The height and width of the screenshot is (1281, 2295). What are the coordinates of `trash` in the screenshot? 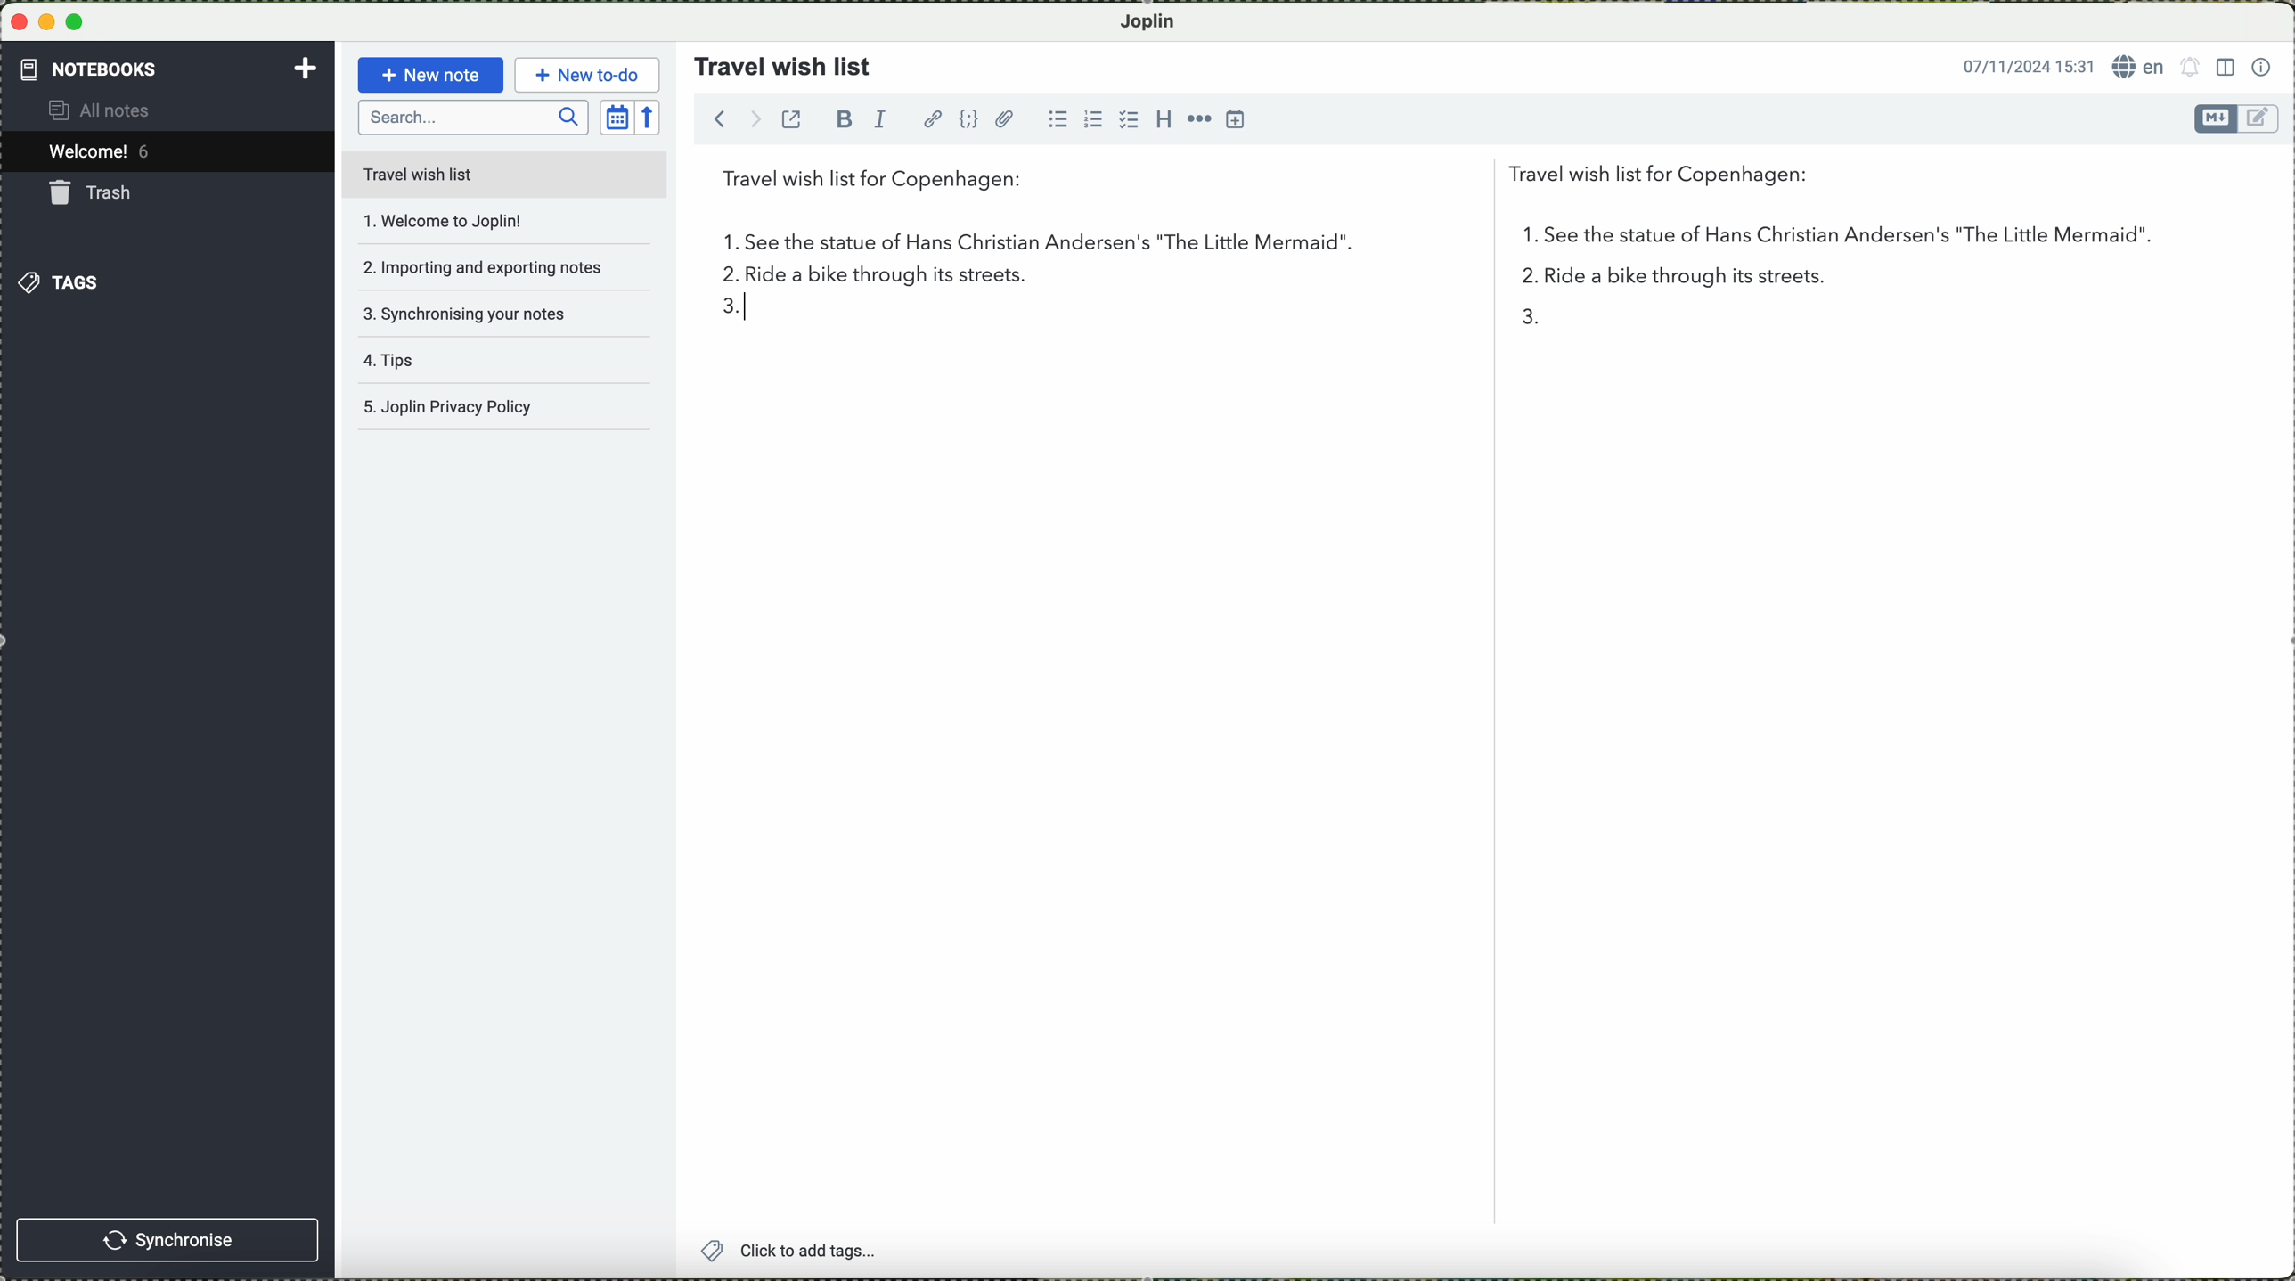 It's located at (94, 192).